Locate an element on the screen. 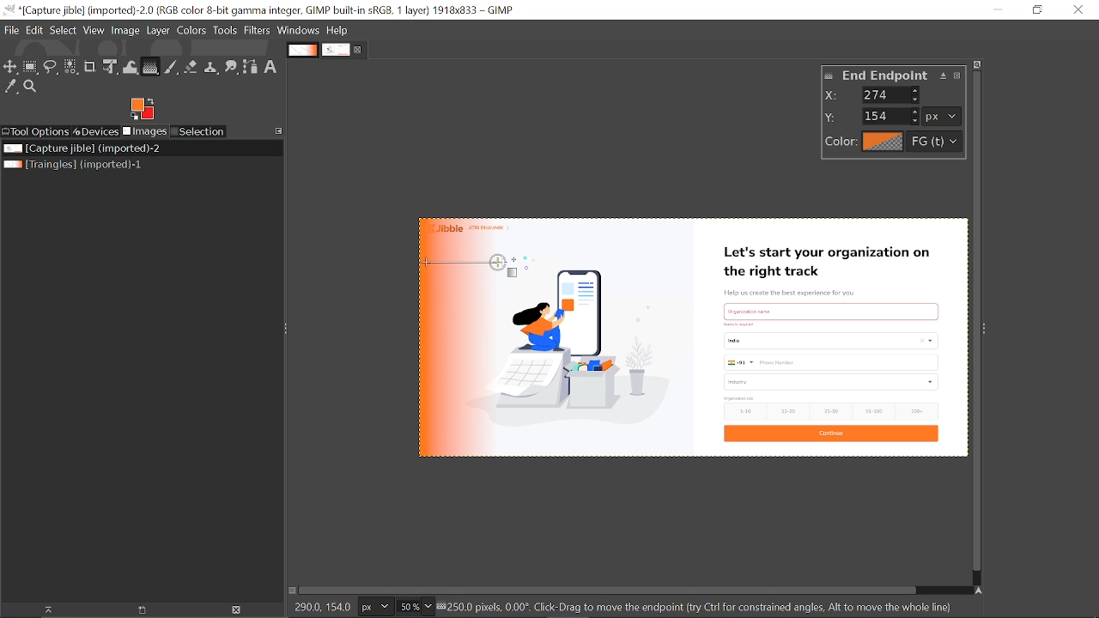  Gradient tool is located at coordinates (150, 66).